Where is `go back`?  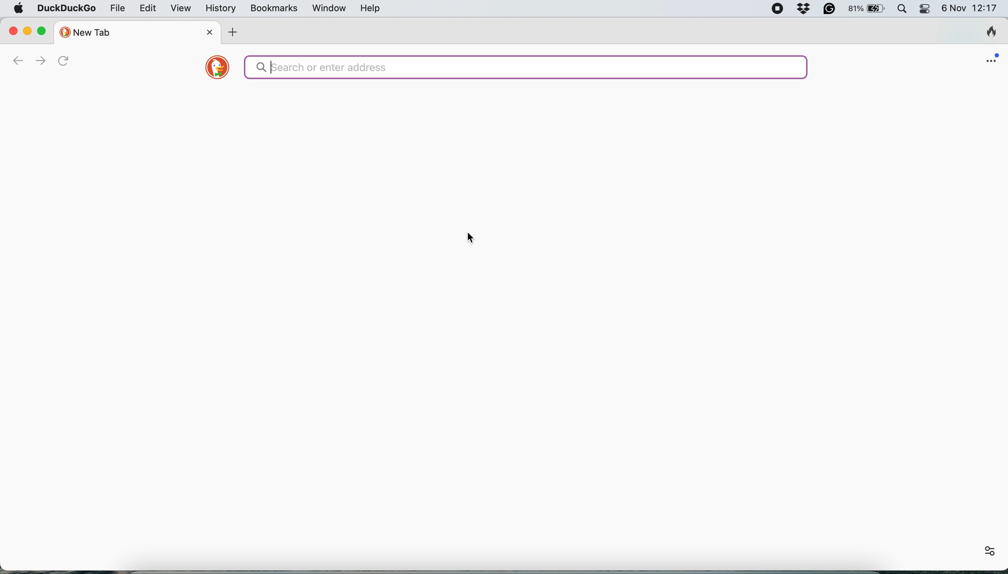 go back is located at coordinates (16, 60).